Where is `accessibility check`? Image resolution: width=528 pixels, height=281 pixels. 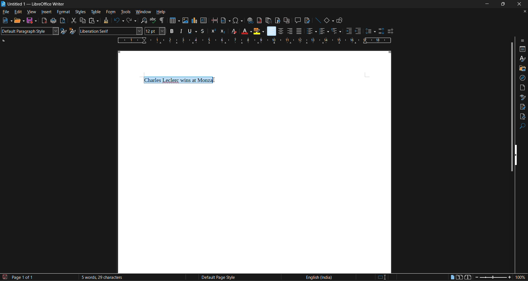 accessibility check is located at coordinates (522, 117).